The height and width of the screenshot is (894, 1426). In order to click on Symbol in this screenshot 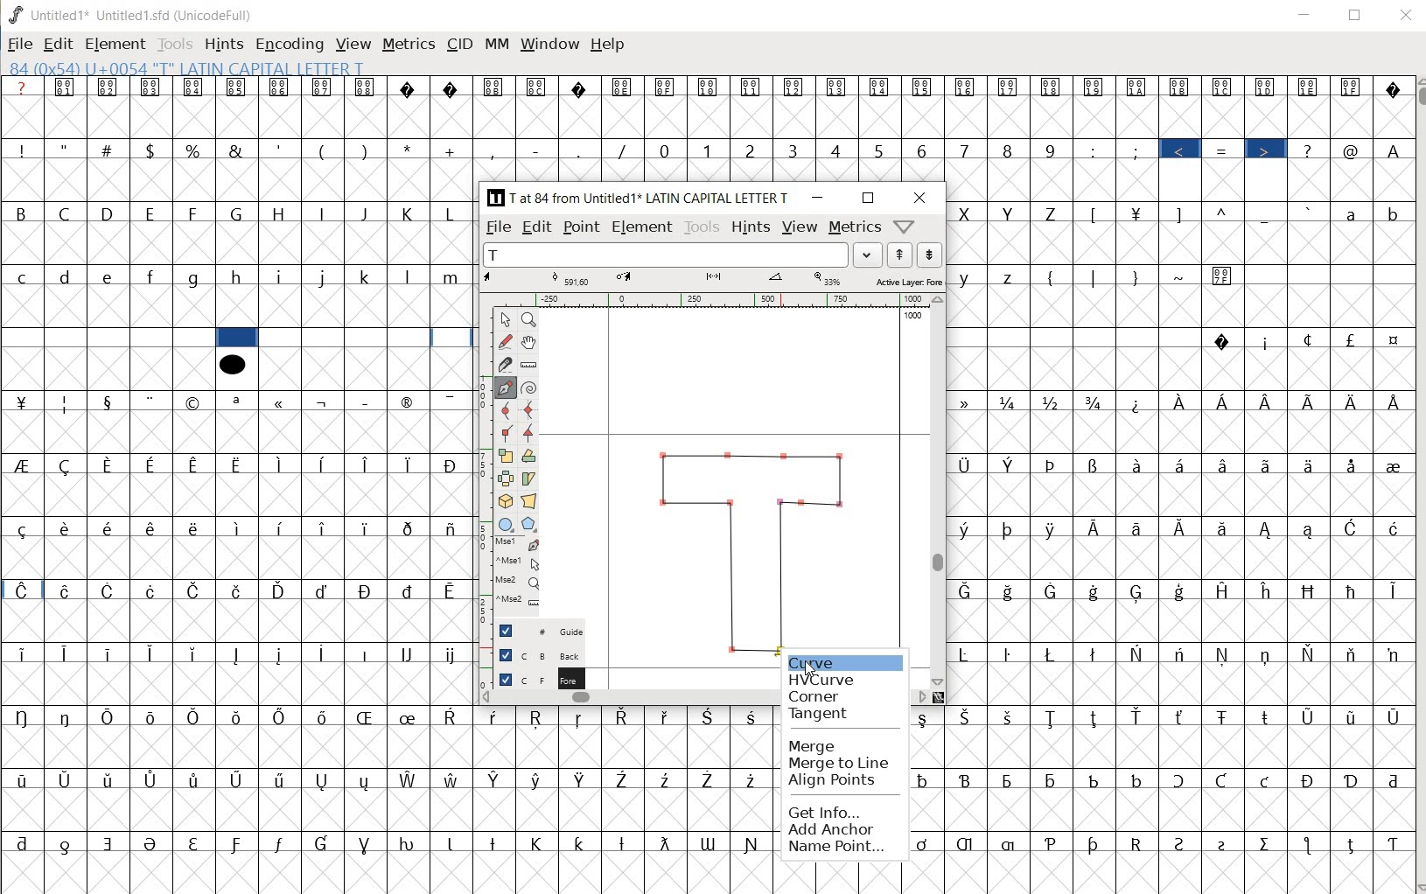, I will do `click(1094, 87)`.